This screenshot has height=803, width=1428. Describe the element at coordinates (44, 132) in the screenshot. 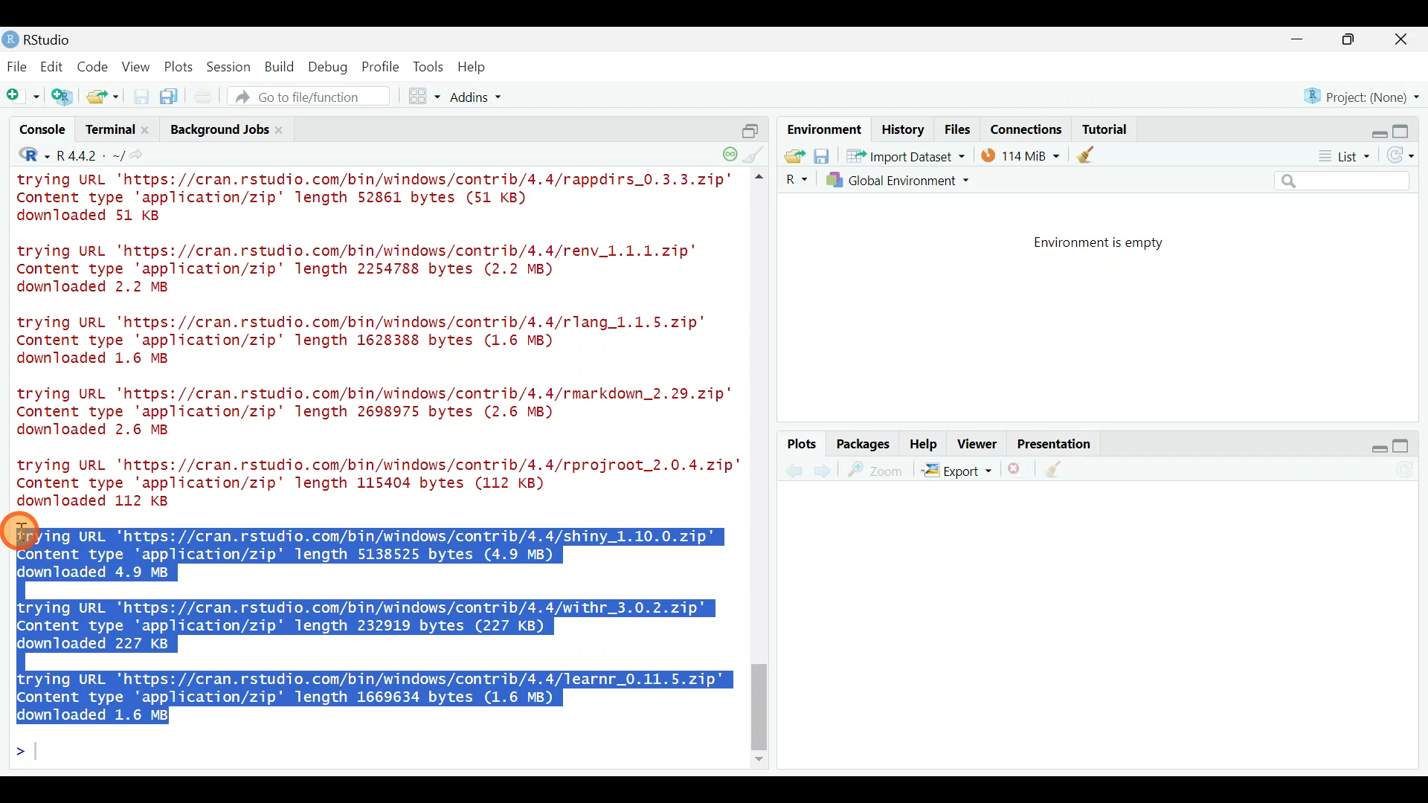

I see `Console` at that location.